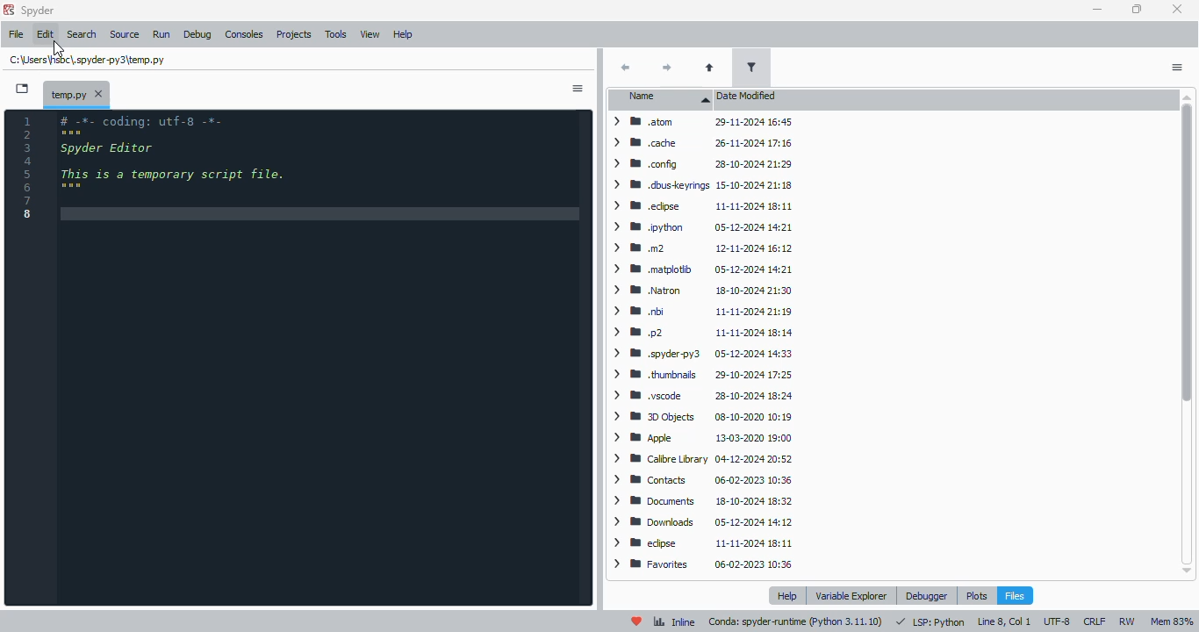 This screenshot has width=1199, height=632. Describe the element at coordinates (664, 98) in the screenshot. I see `name` at that location.